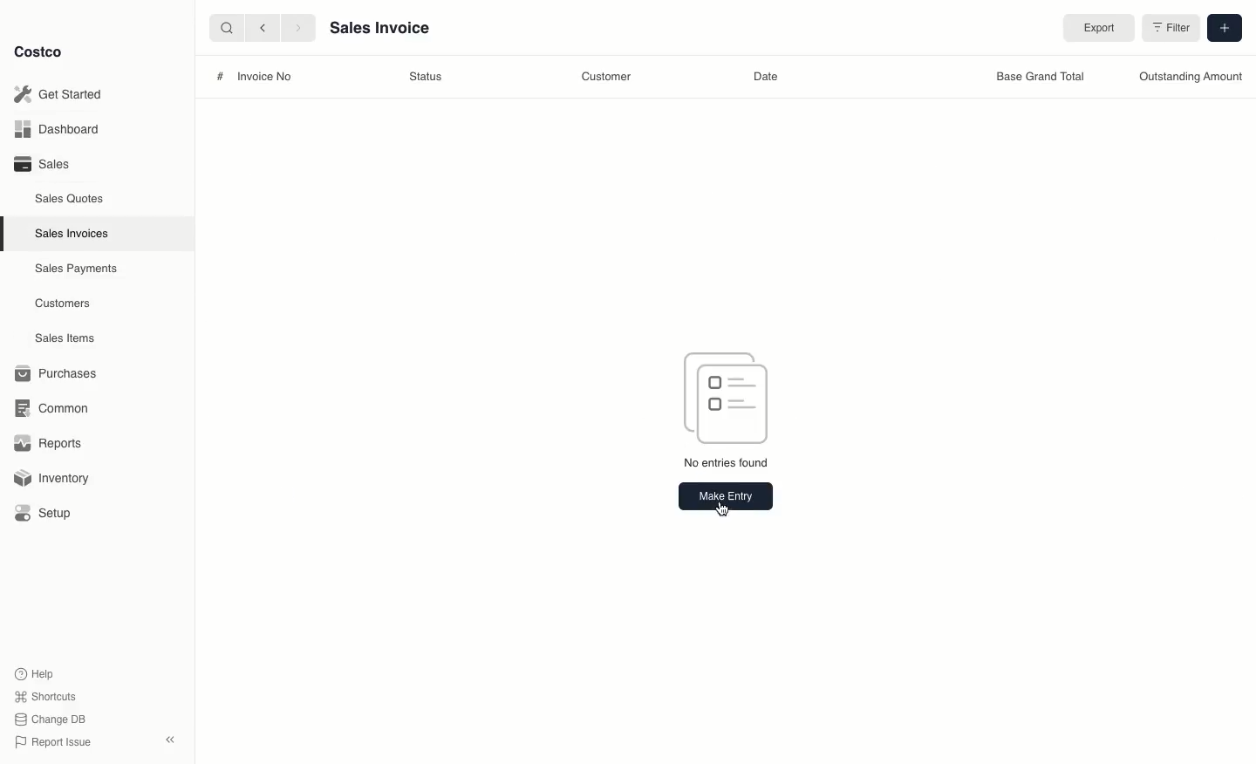  Describe the element at coordinates (50, 513) in the screenshot. I see `Setup` at that location.